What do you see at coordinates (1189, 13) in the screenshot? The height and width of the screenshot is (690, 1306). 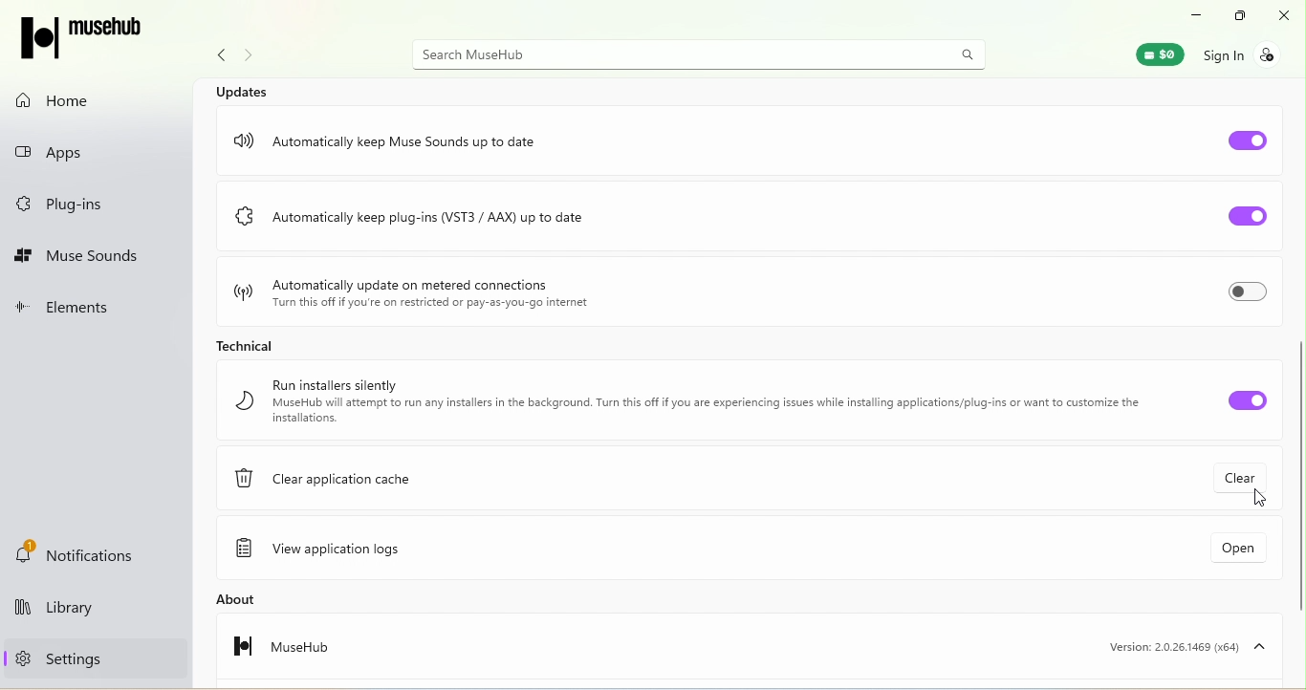 I see `Minimize` at bounding box center [1189, 13].